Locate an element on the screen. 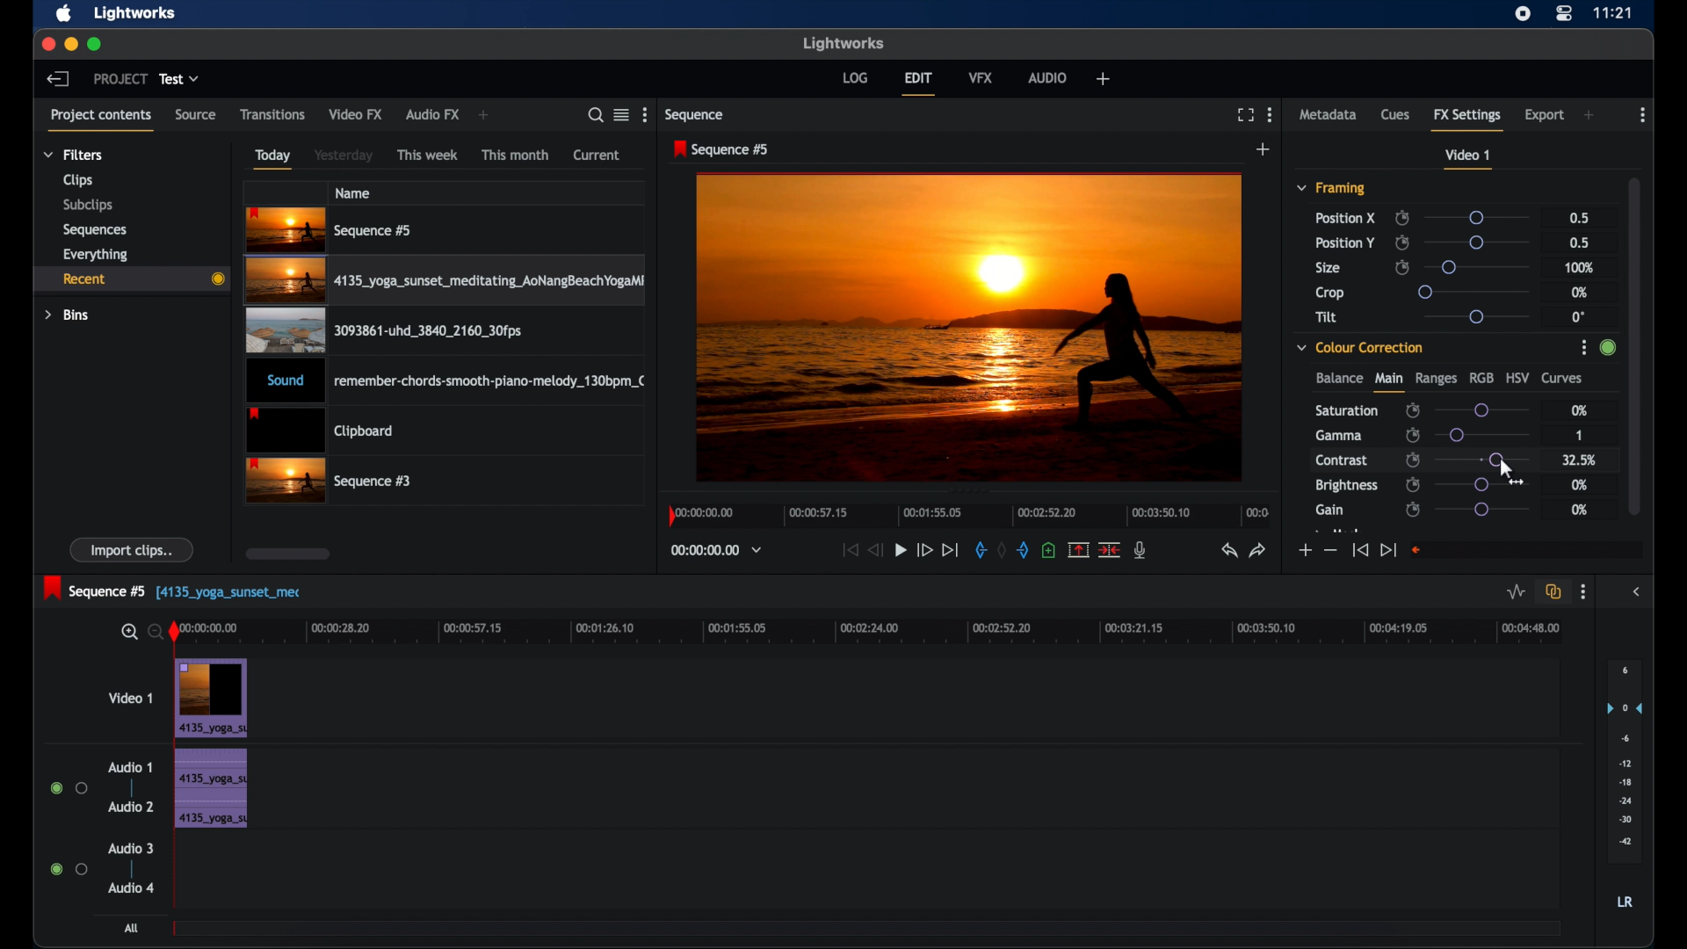 Image resolution: width=1687 pixels, height=949 pixels. timeline scale is located at coordinates (880, 630).